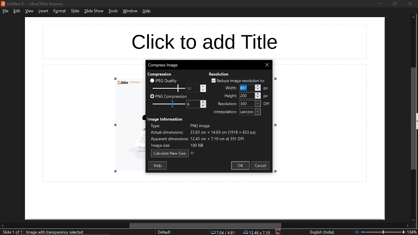 This screenshot has width=418, height=235. Describe the element at coordinates (379, 4) in the screenshot. I see `minimize` at that location.